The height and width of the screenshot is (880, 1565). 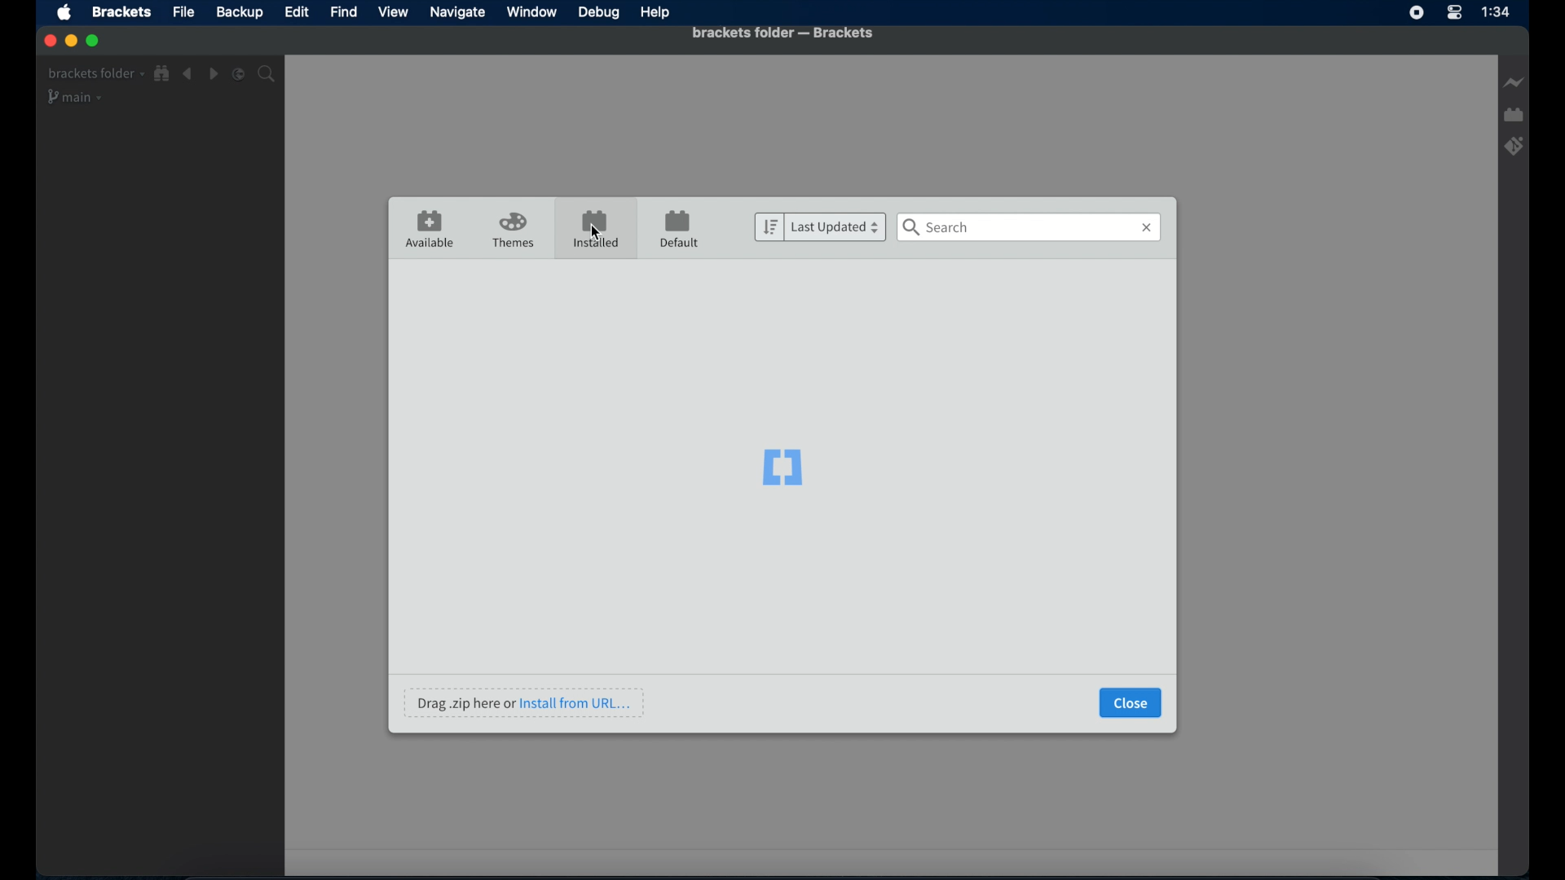 What do you see at coordinates (239, 75) in the screenshot?
I see `Split editor vertical or horizontal` at bounding box center [239, 75].